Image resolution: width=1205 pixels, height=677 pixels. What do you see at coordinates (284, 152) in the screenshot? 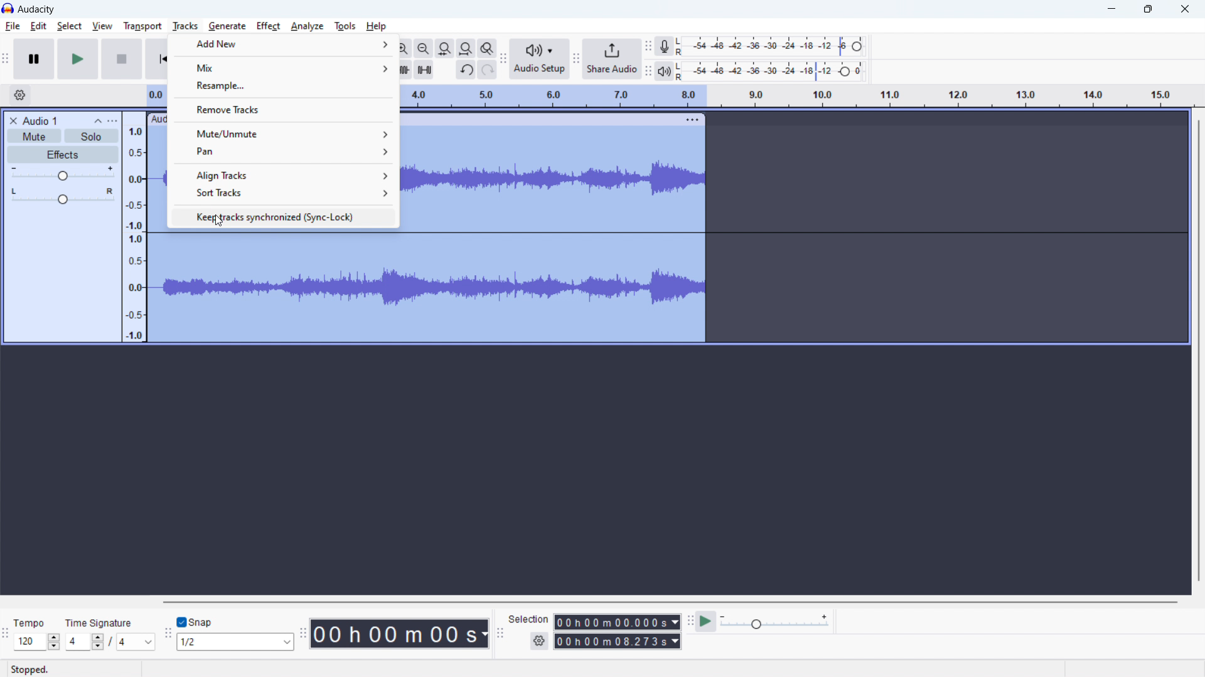
I see `pan` at bounding box center [284, 152].